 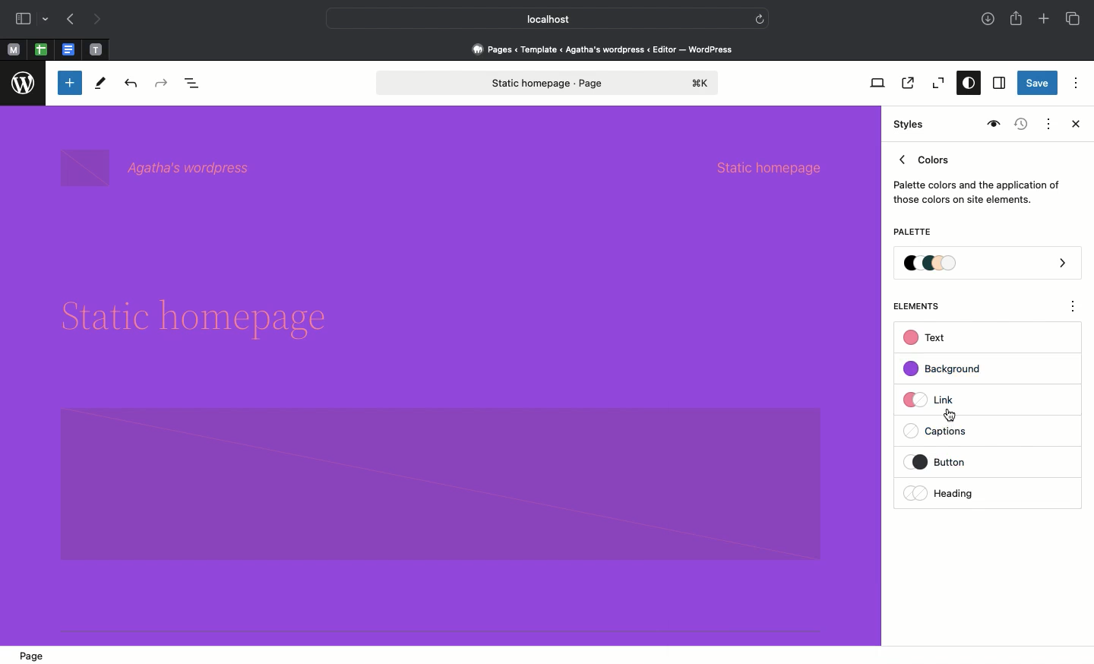 I want to click on Page, so click(x=36, y=655).